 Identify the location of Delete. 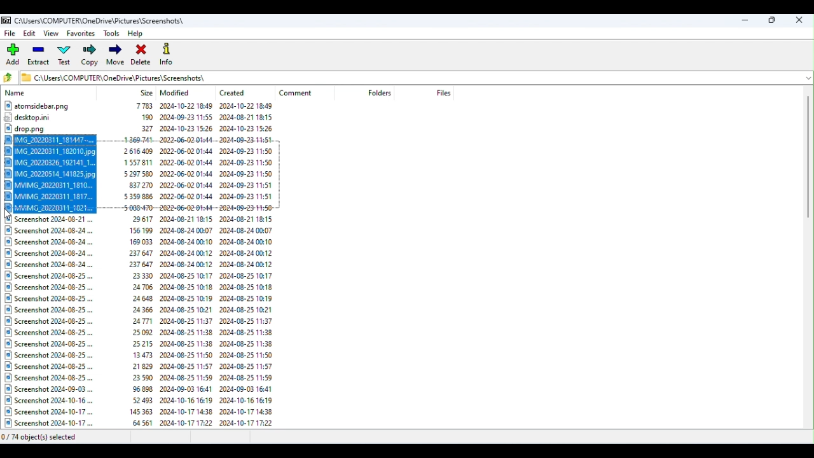
(142, 54).